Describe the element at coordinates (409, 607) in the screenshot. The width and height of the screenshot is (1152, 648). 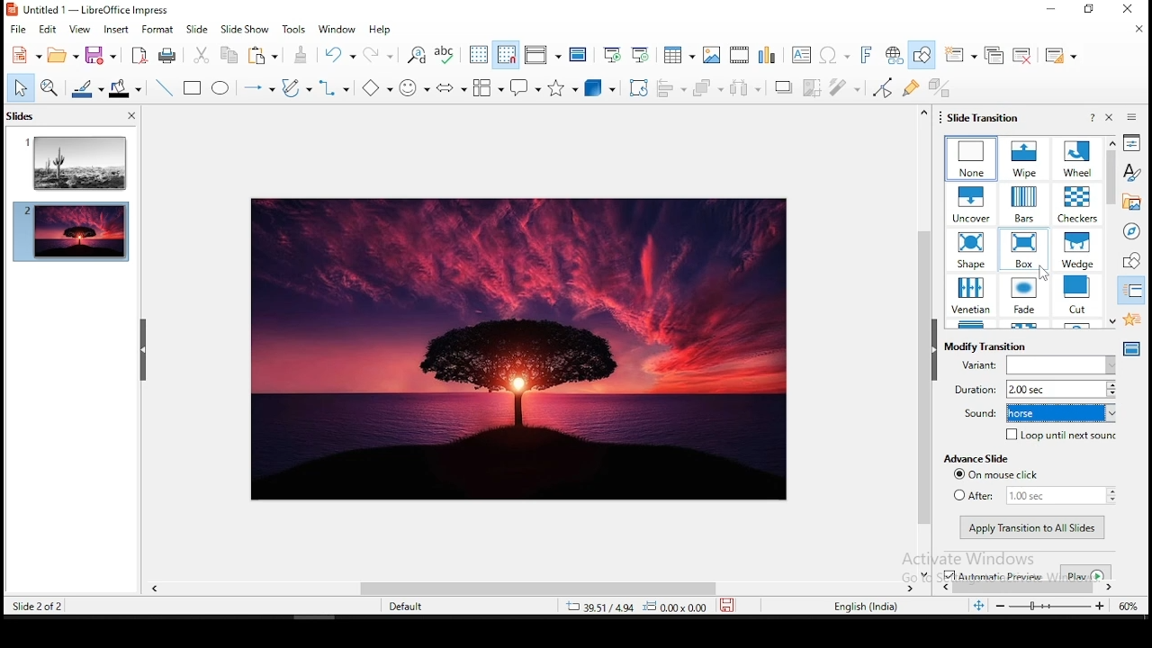
I see `default` at that location.